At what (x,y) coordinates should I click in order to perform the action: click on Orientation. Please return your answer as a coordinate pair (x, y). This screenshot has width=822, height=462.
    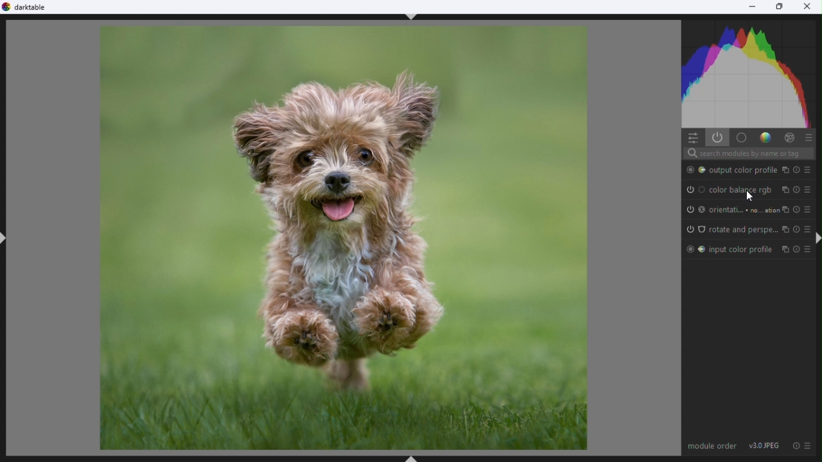
    Looking at the image, I should click on (748, 210).